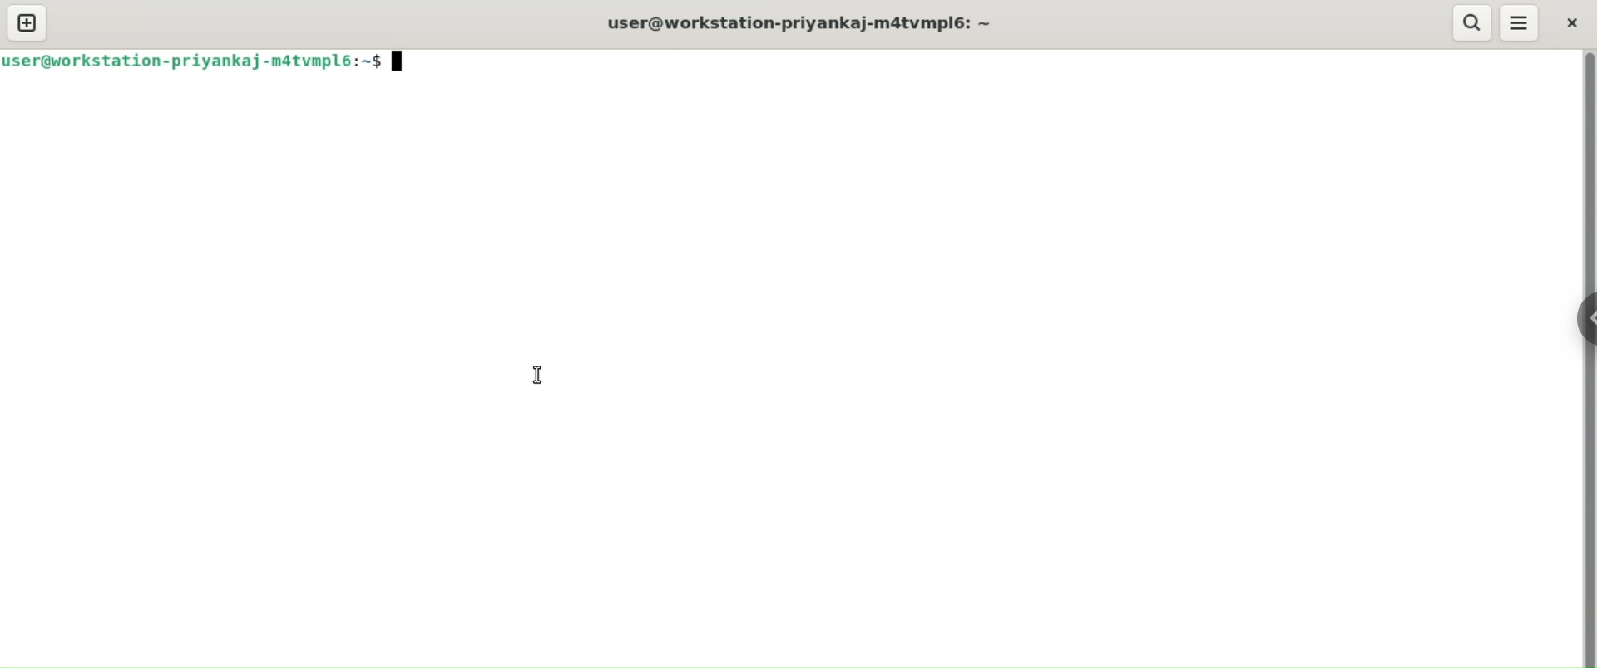  Describe the element at coordinates (1469, 23) in the screenshot. I see `search` at that location.